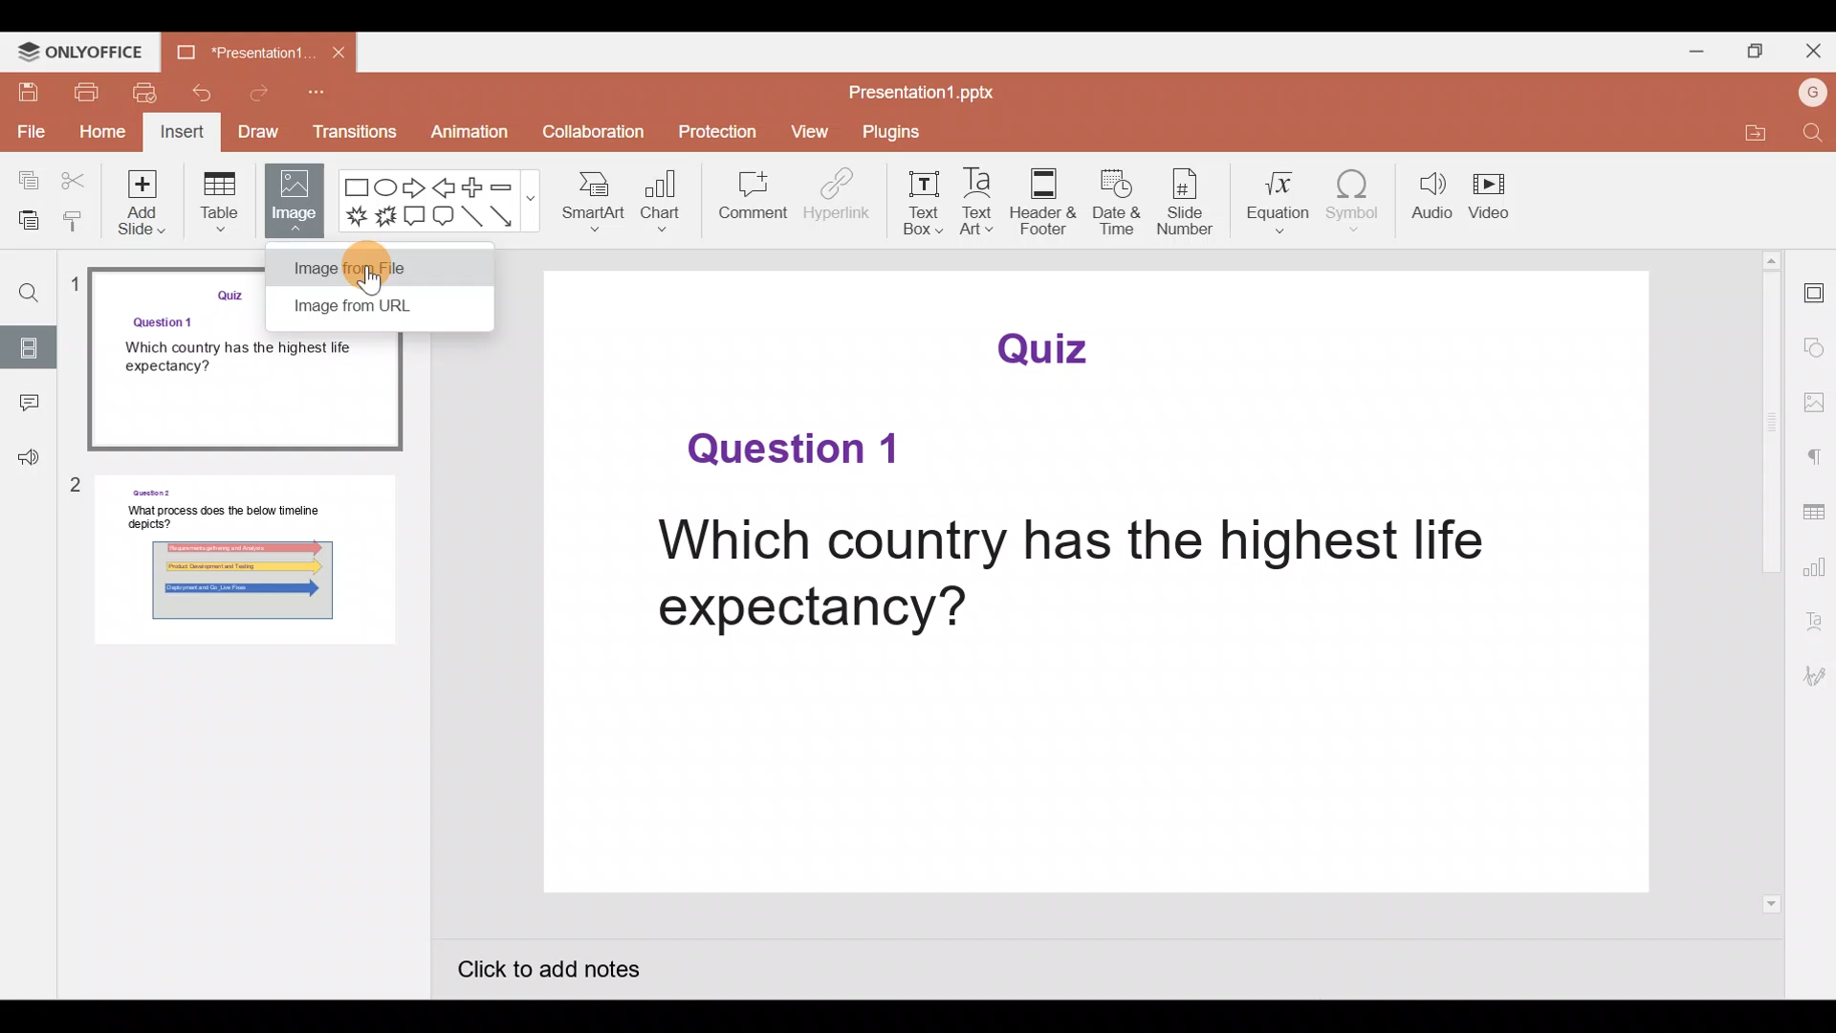 This screenshot has width=1836, height=1033. I want to click on Explosion 2, so click(383, 213).